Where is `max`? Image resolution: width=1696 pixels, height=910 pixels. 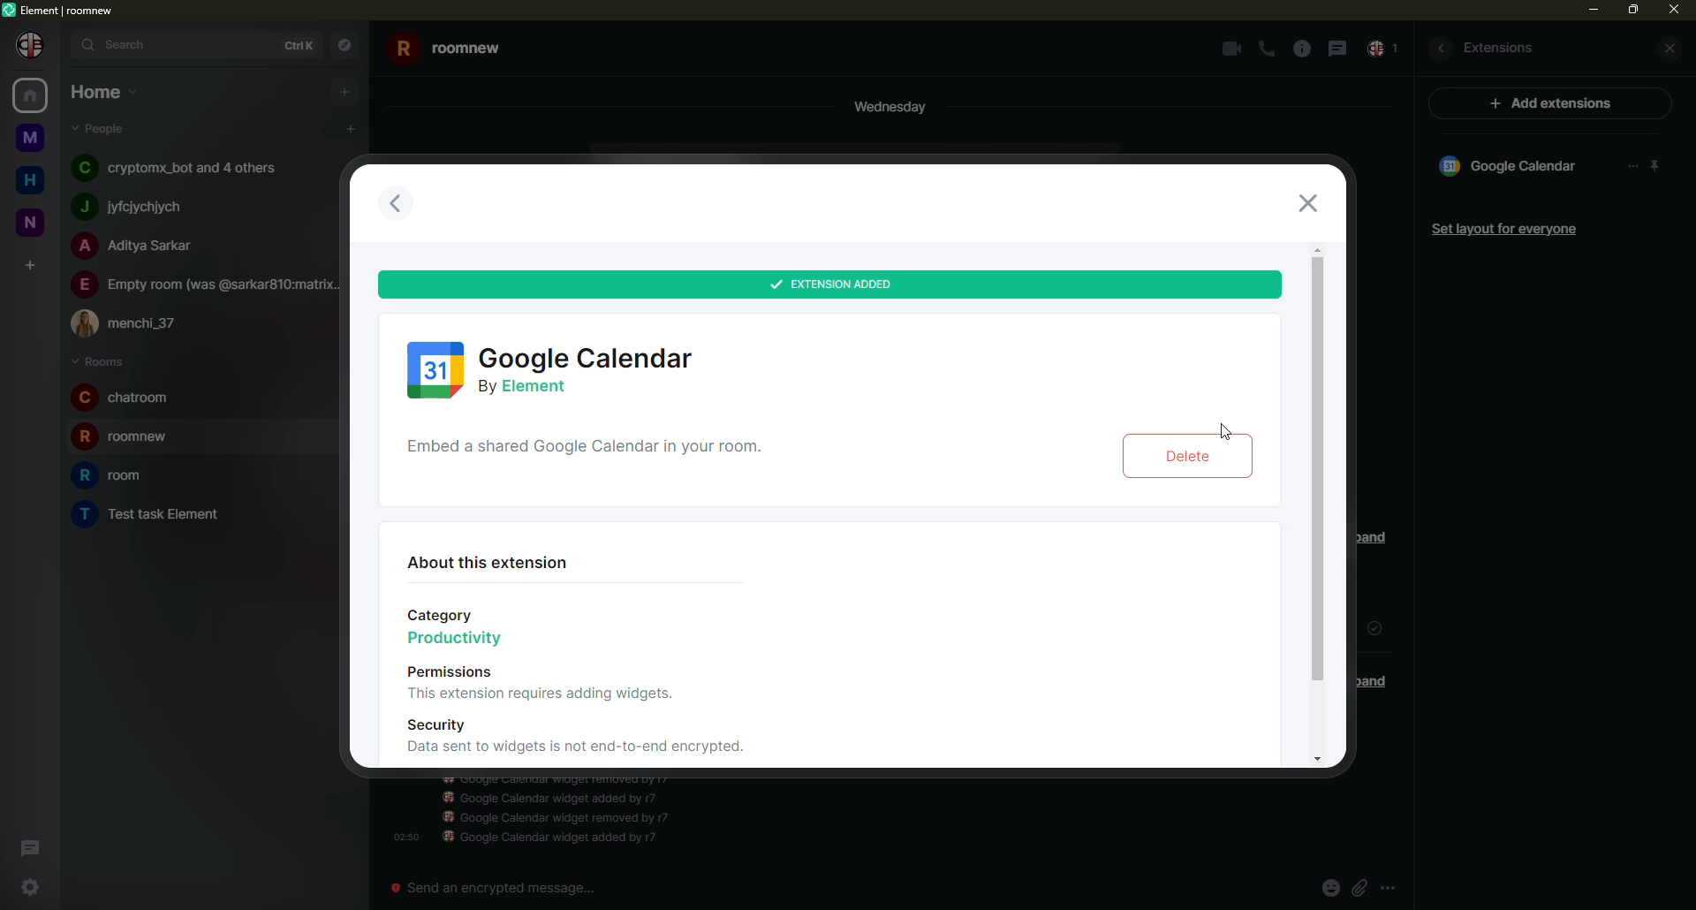
max is located at coordinates (1631, 11).